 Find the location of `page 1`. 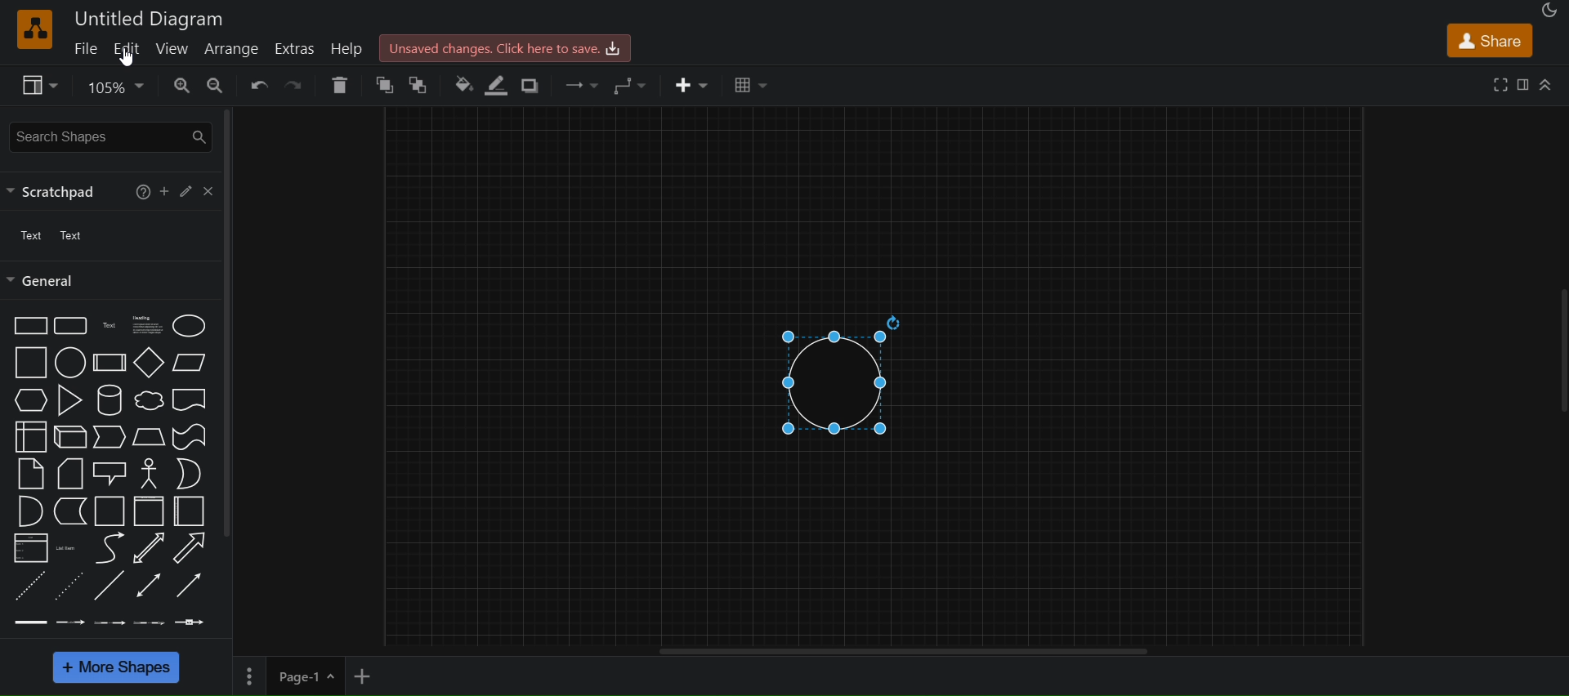

page 1 is located at coordinates (291, 676).